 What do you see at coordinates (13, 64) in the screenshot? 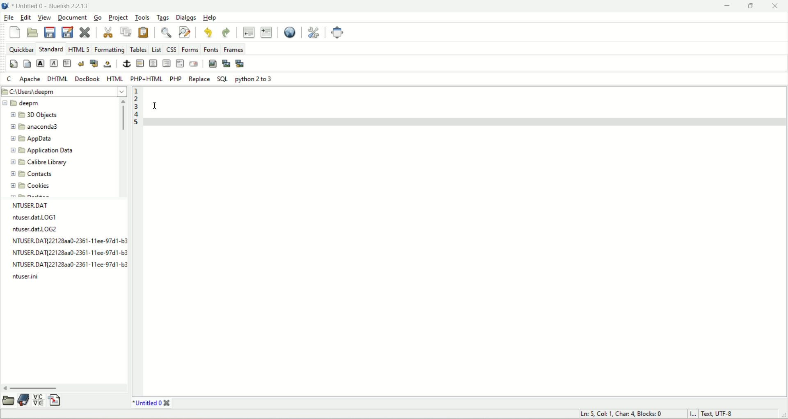
I see `quickstart` at bounding box center [13, 64].